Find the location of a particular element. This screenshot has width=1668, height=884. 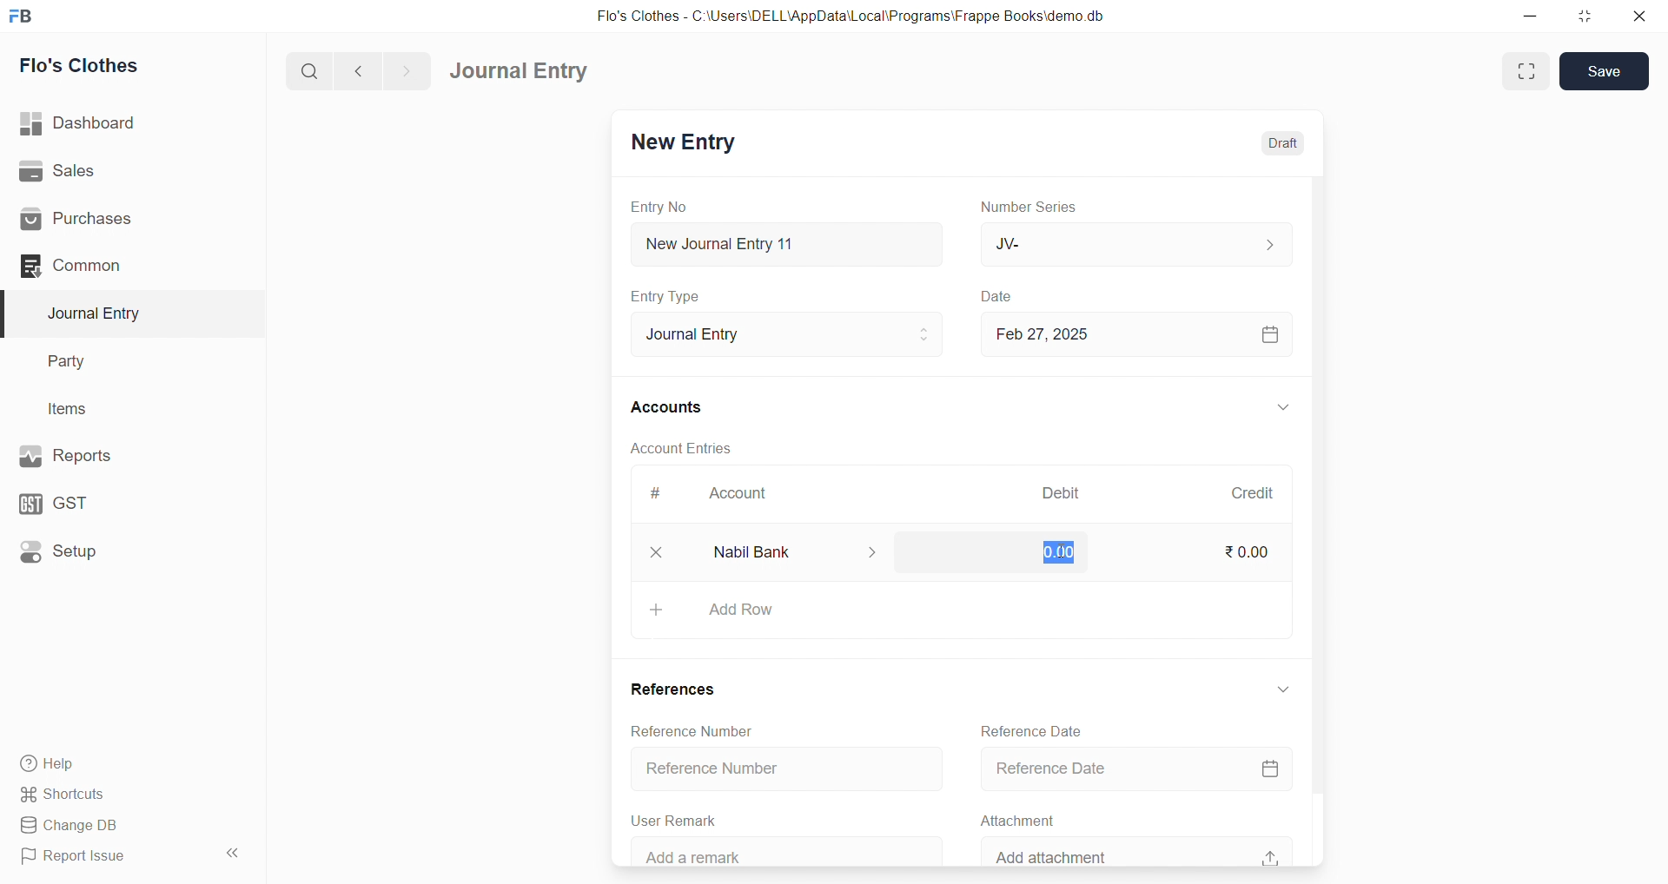

collapse sidebar is located at coordinates (235, 853).